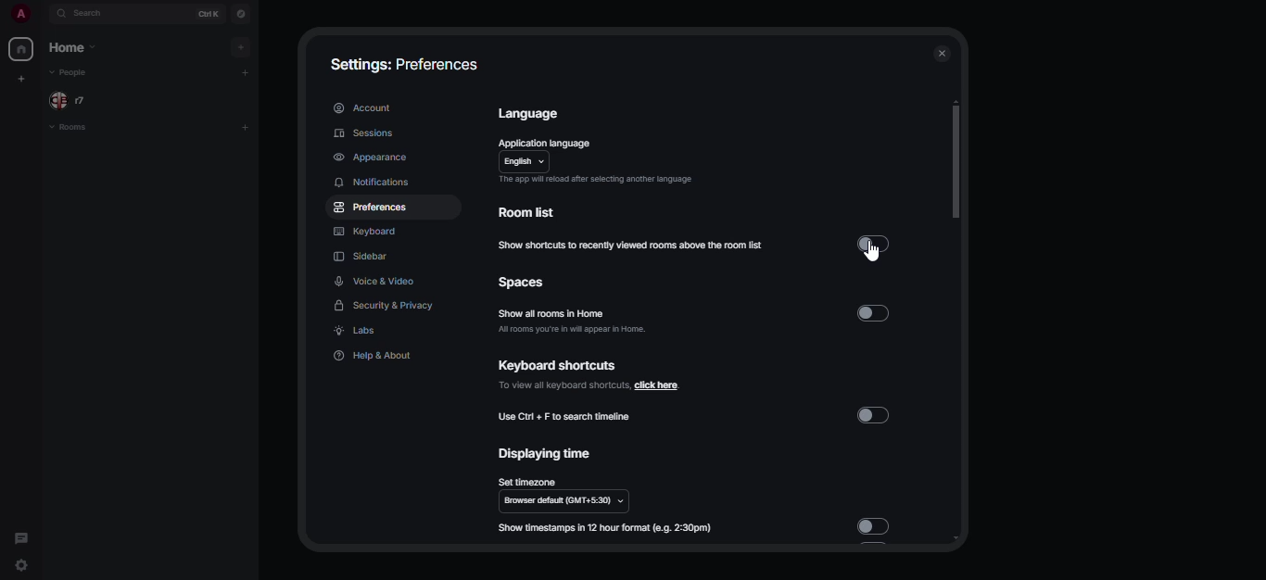 The width and height of the screenshot is (1266, 580). I want to click on use ctrl+F to search timeline, so click(562, 416).